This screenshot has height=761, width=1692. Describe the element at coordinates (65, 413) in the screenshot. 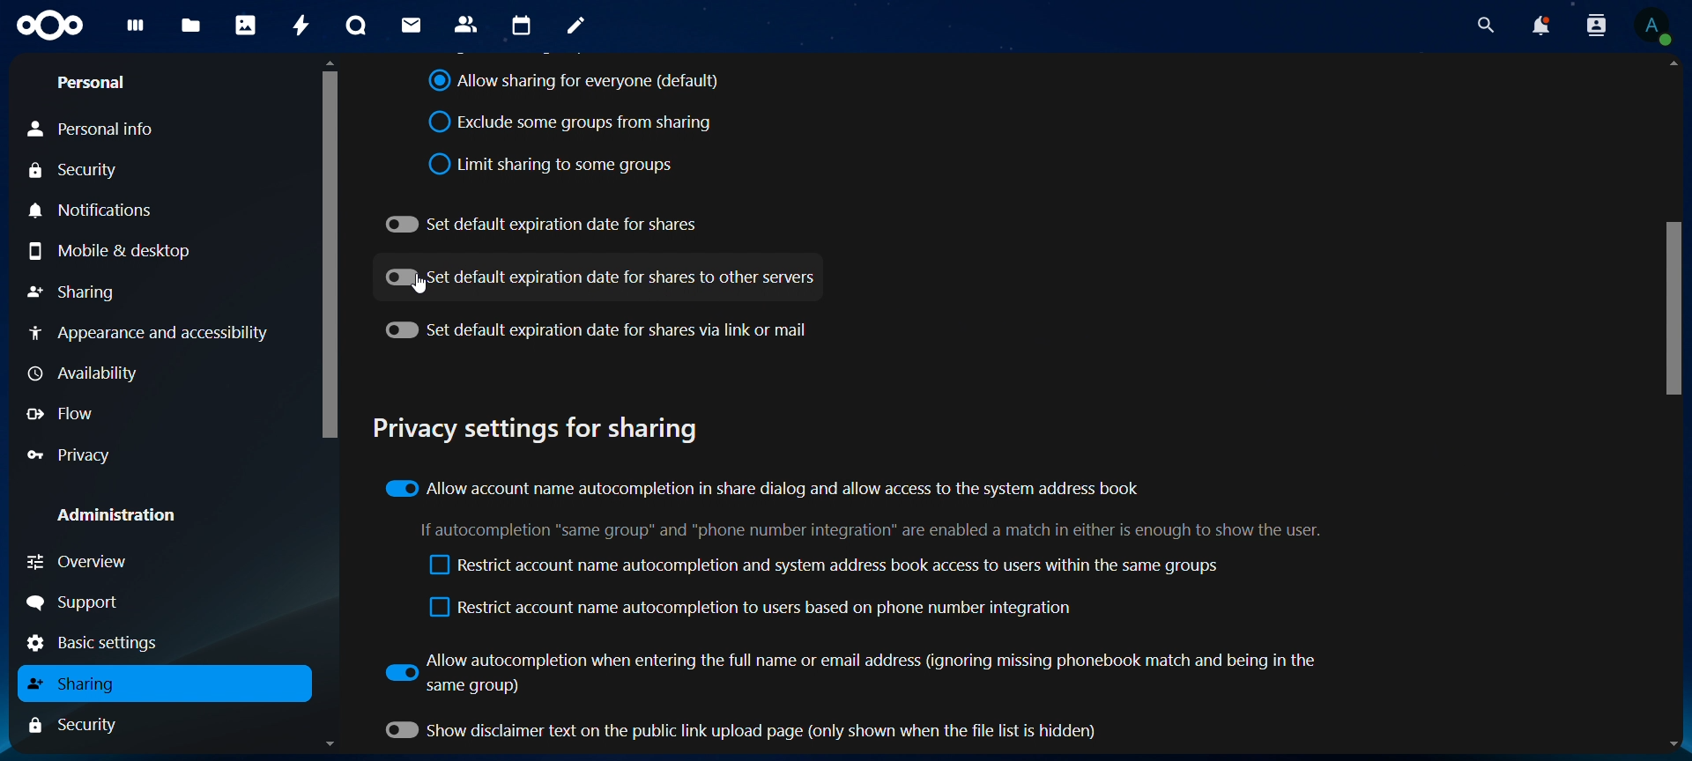

I see `flow` at that location.